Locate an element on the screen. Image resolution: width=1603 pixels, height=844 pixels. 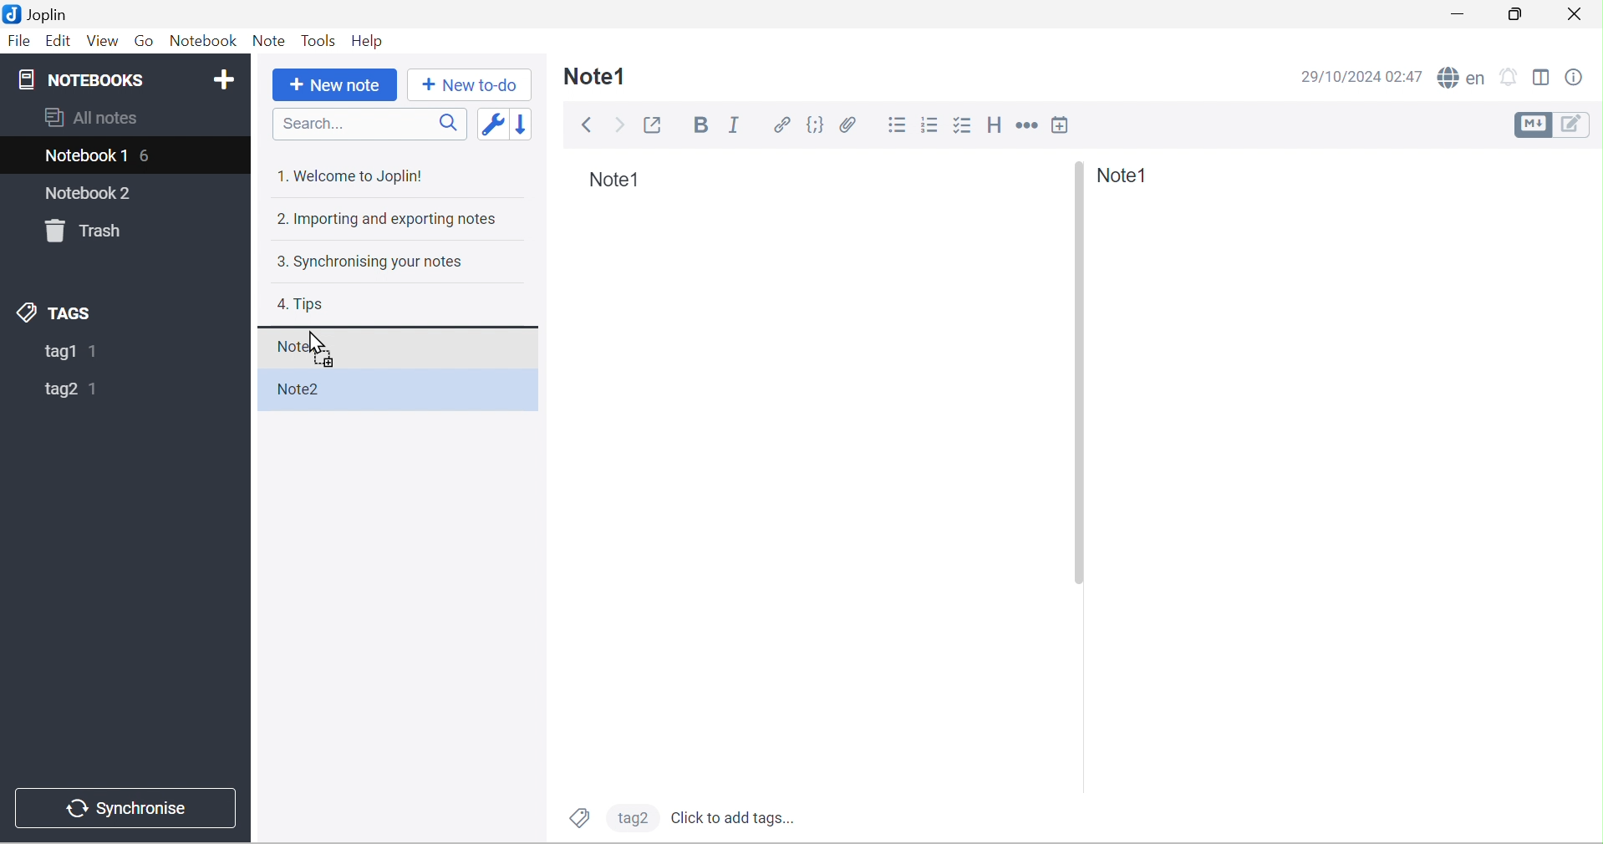
2. Importing and exporting notes is located at coordinates (384, 221).